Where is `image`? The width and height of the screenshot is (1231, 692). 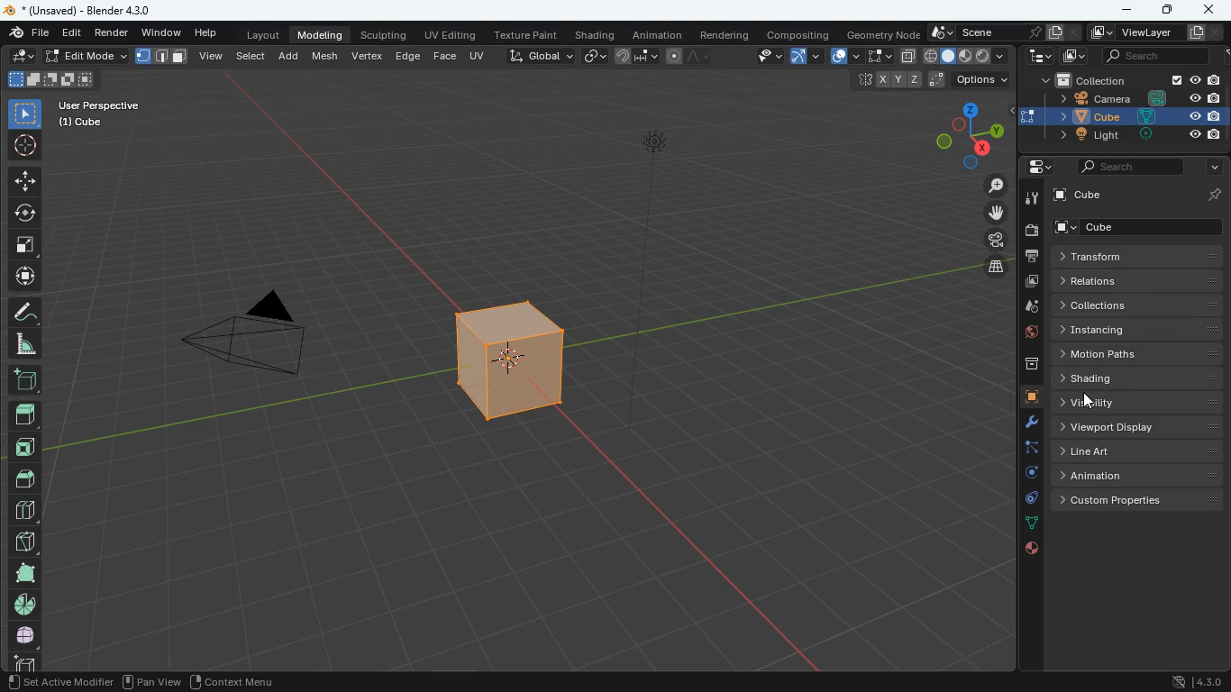 image is located at coordinates (1077, 56).